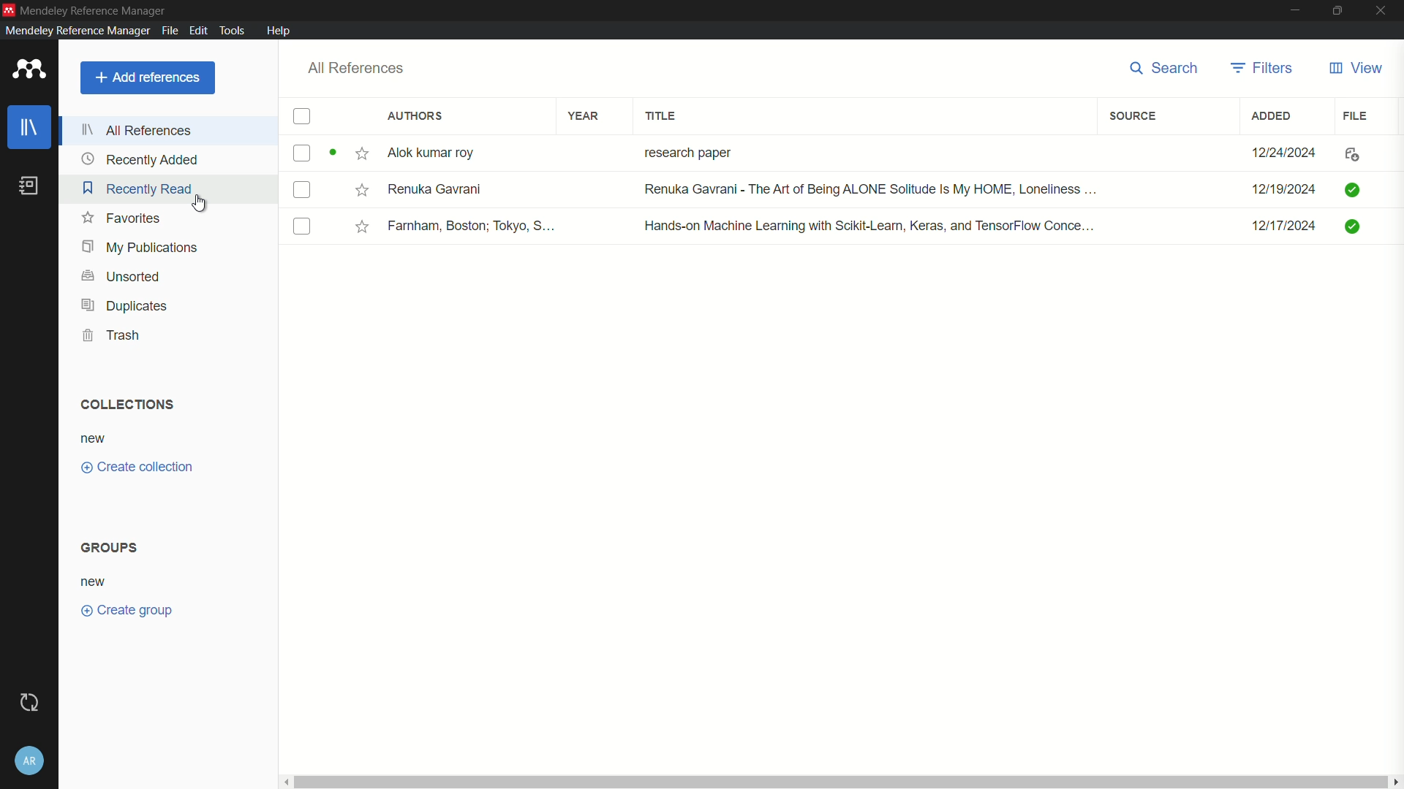  Describe the element at coordinates (124, 305) in the screenshot. I see `duplicates` at that location.